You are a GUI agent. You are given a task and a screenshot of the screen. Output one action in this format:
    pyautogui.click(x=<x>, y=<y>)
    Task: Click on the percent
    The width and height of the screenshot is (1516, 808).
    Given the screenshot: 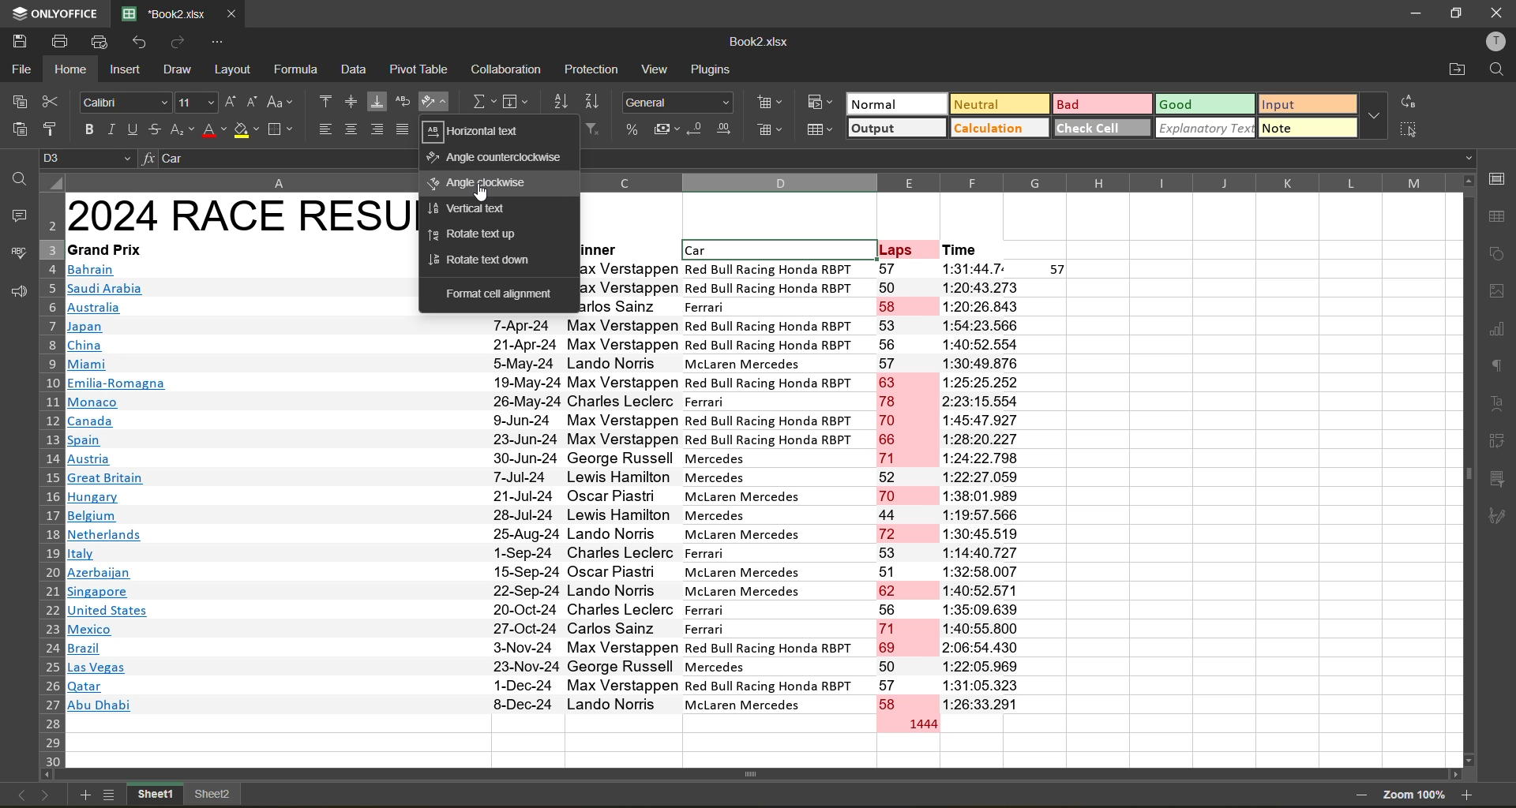 What is the action you would take?
    pyautogui.click(x=634, y=130)
    